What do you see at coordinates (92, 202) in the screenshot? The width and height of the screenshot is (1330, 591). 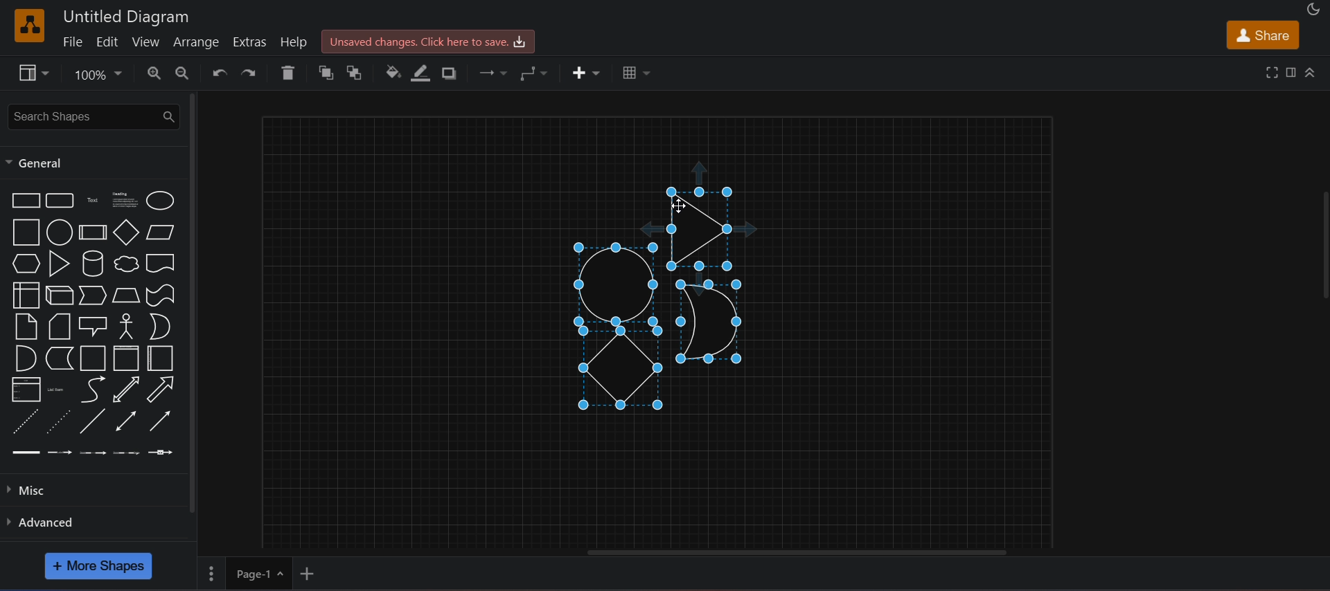 I see `text` at bounding box center [92, 202].